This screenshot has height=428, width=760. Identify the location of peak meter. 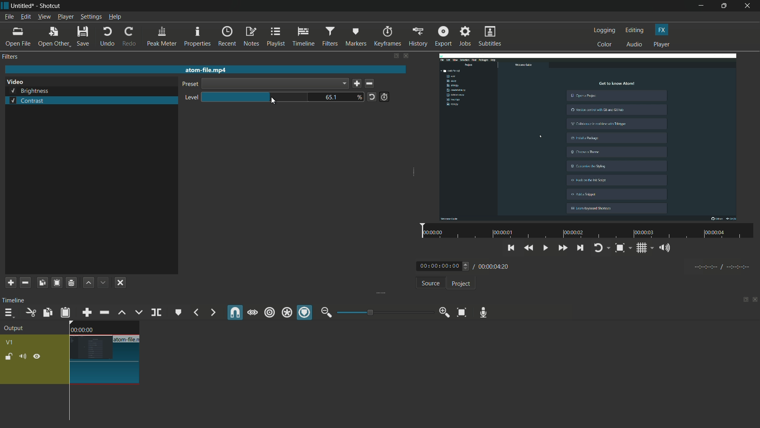
(161, 36).